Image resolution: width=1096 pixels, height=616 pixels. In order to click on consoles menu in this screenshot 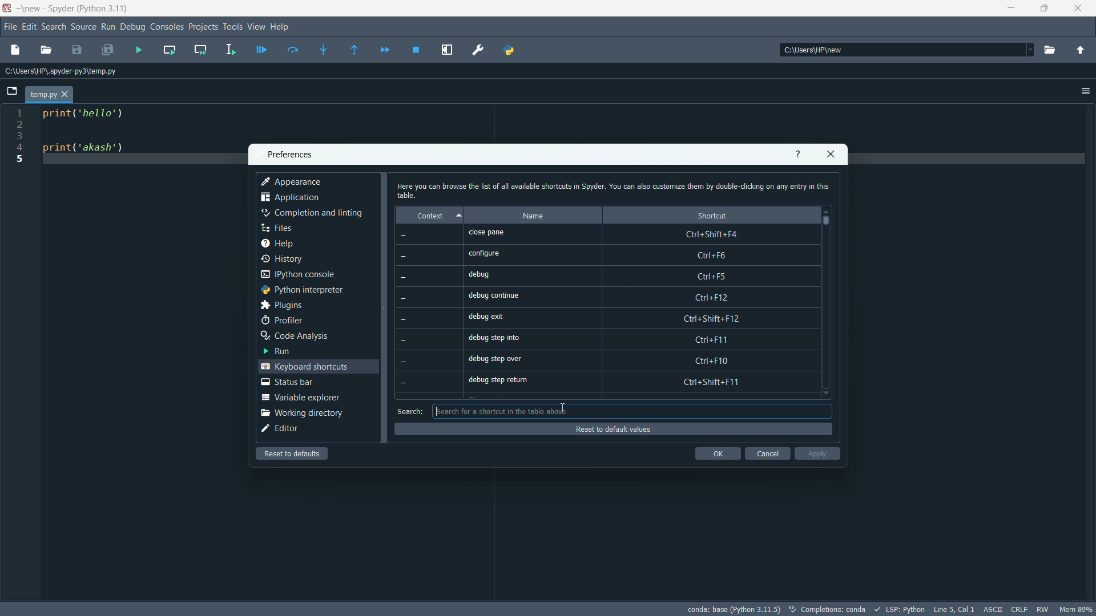, I will do `click(166, 26)`.